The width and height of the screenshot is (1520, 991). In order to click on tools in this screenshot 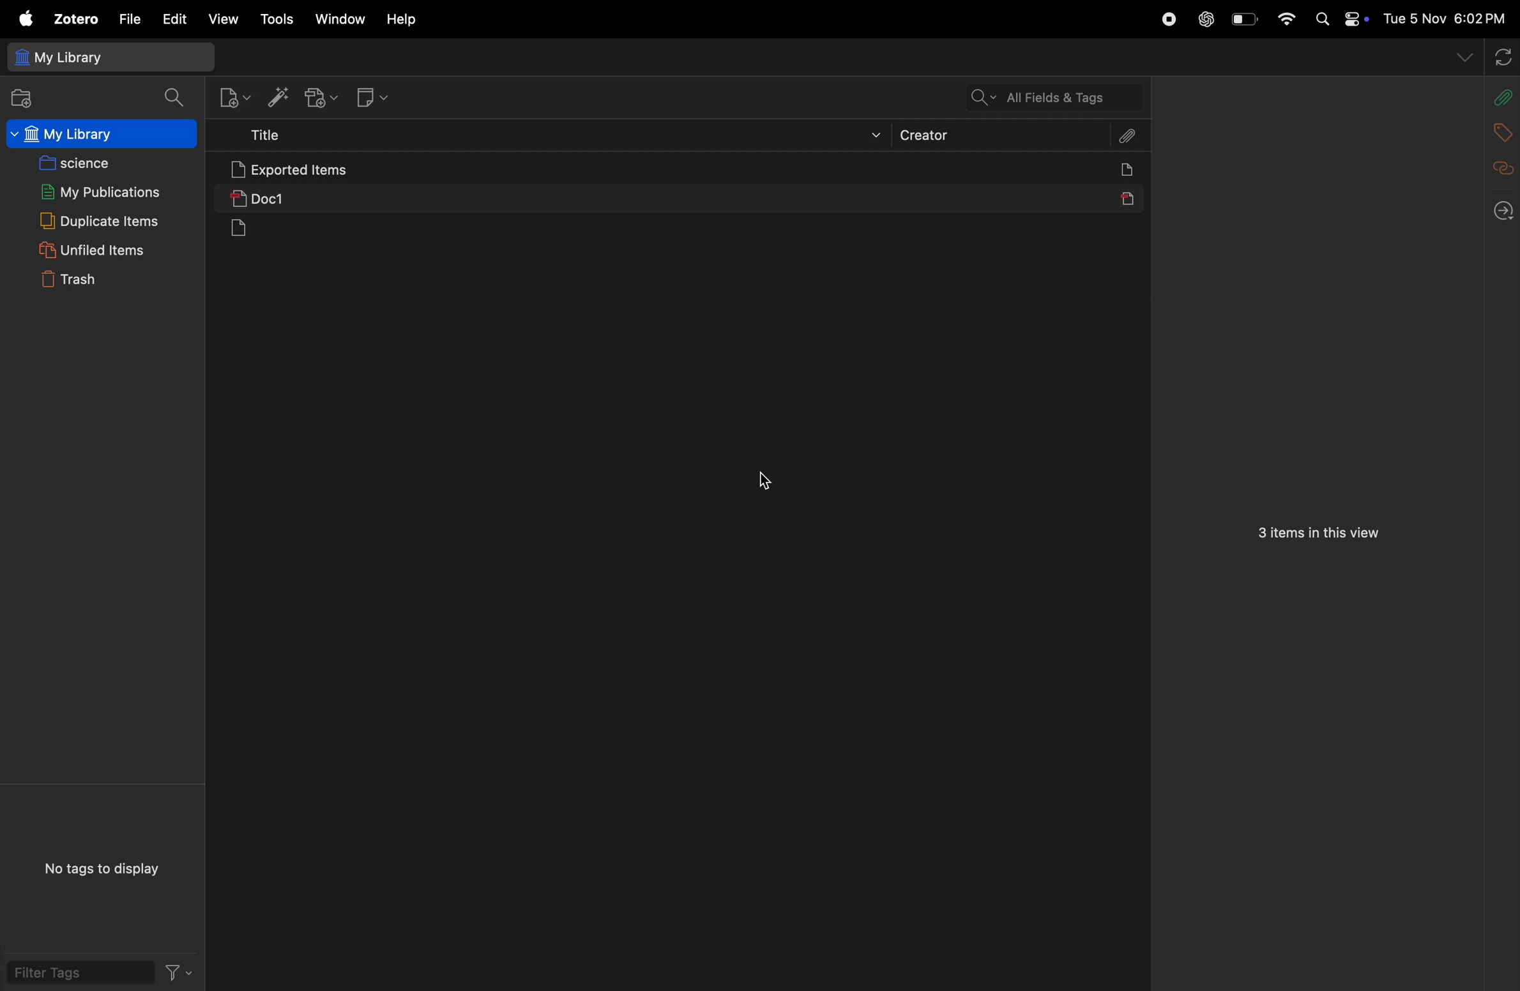, I will do `click(272, 20)`.